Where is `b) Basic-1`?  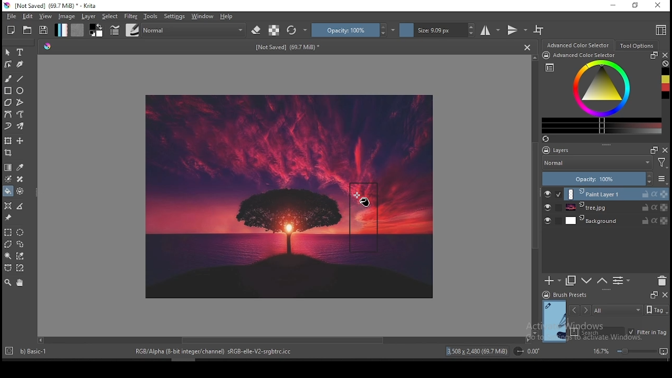 b) Basic-1 is located at coordinates (29, 350).